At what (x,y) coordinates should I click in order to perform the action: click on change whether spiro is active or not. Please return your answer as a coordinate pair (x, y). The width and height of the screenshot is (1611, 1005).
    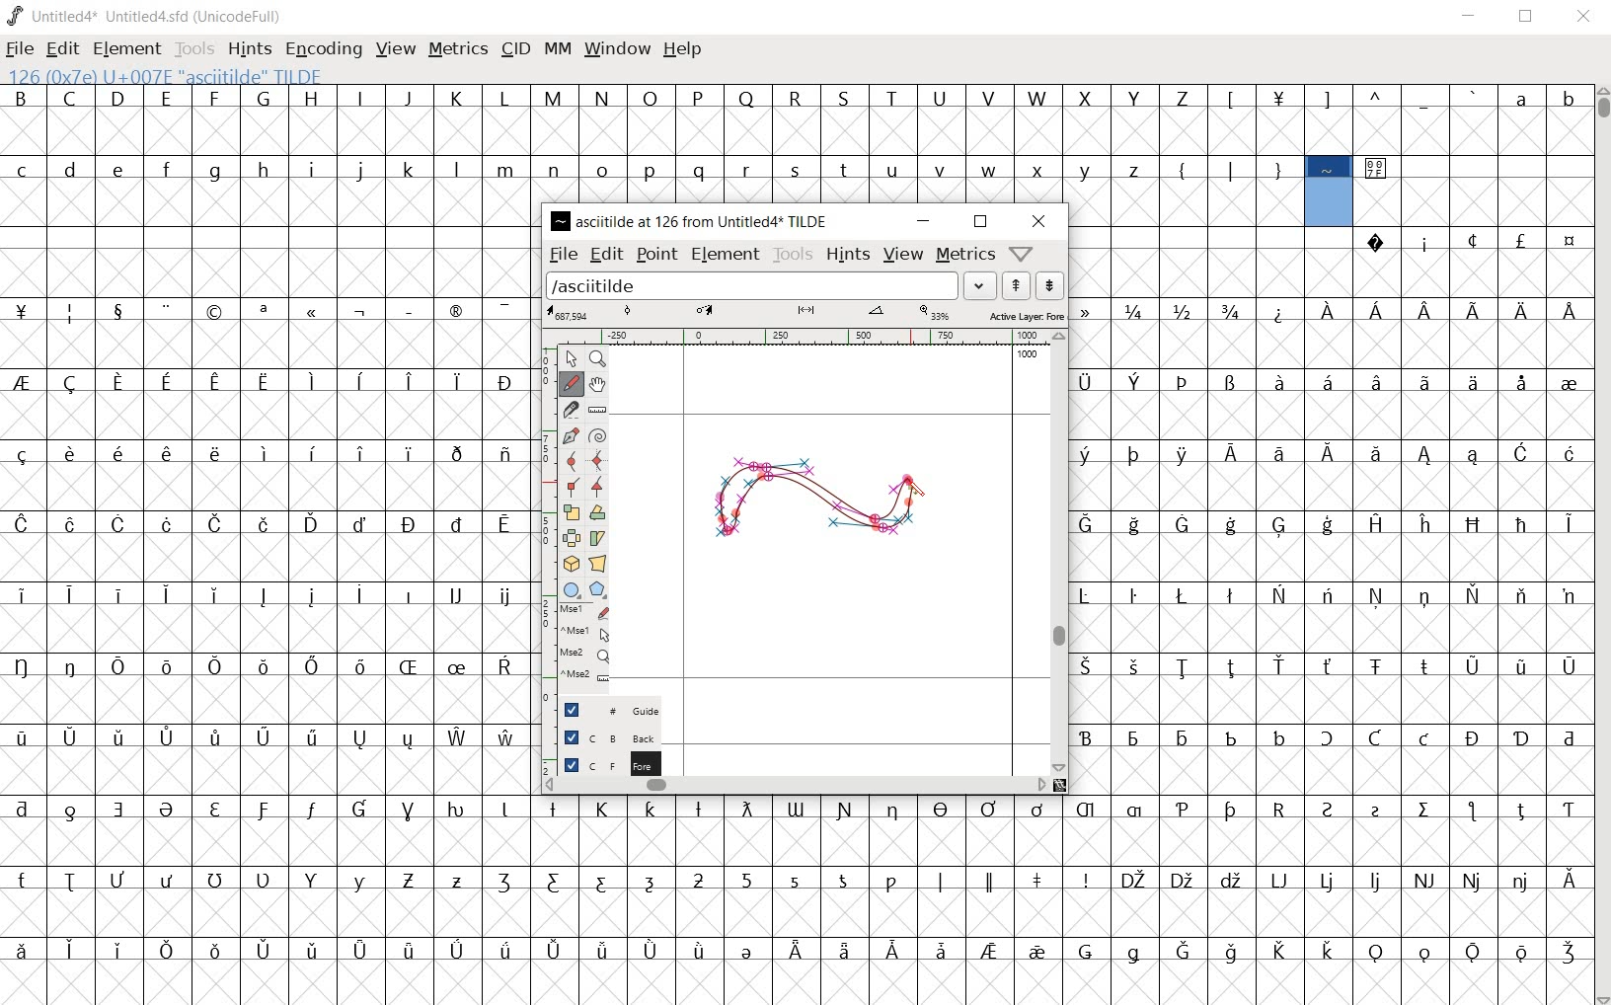
    Looking at the image, I should click on (597, 434).